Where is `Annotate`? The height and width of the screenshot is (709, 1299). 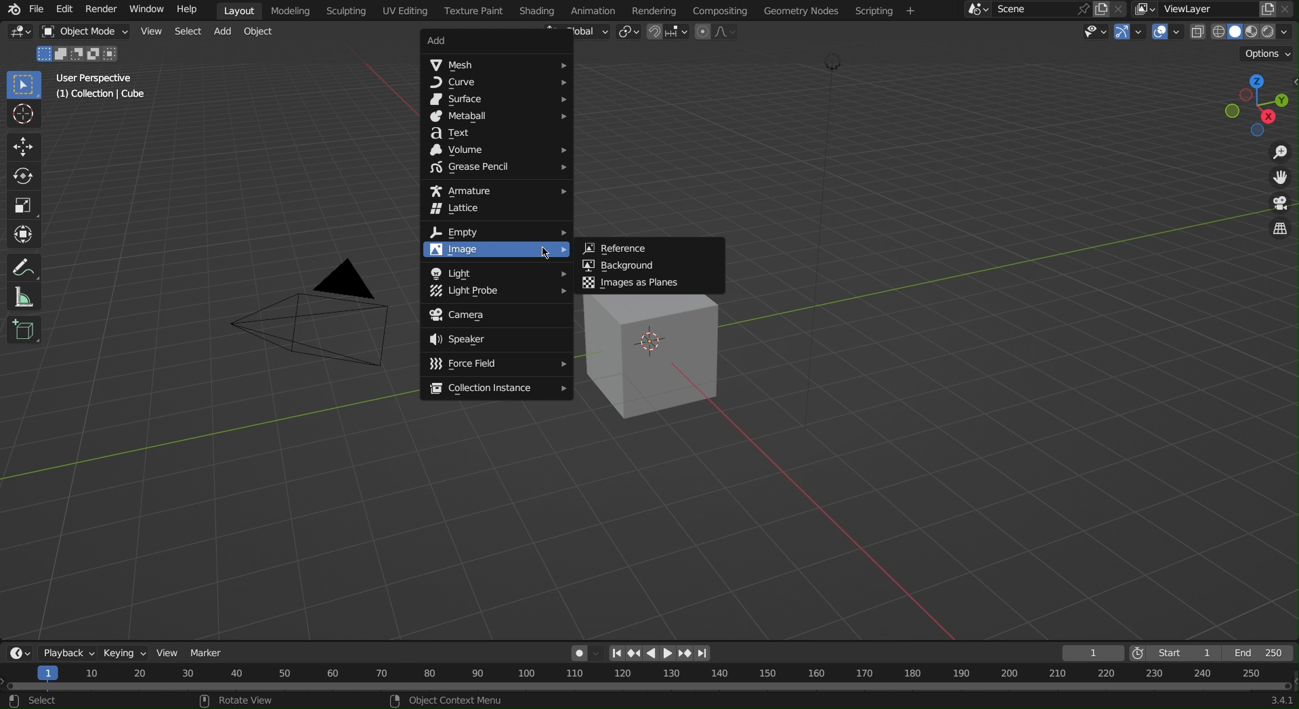
Annotate is located at coordinates (21, 265).